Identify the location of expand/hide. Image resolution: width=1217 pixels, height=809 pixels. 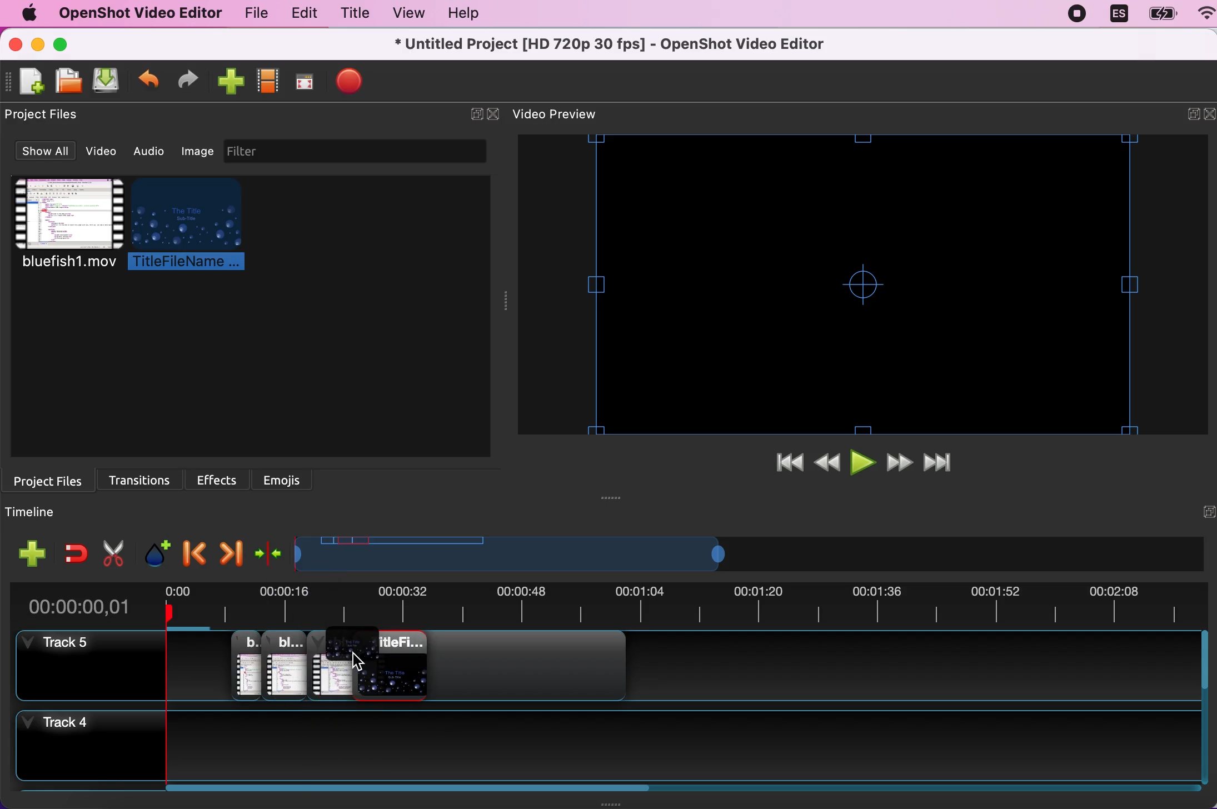
(473, 115).